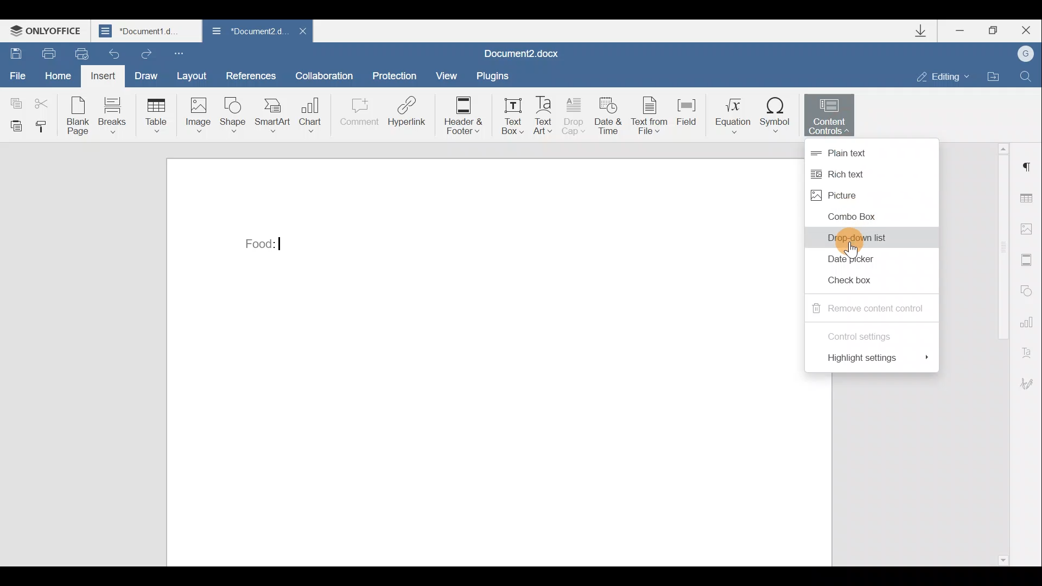 The image size is (1042, 586). Describe the element at coordinates (1029, 259) in the screenshot. I see `Header & footer settings` at that location.